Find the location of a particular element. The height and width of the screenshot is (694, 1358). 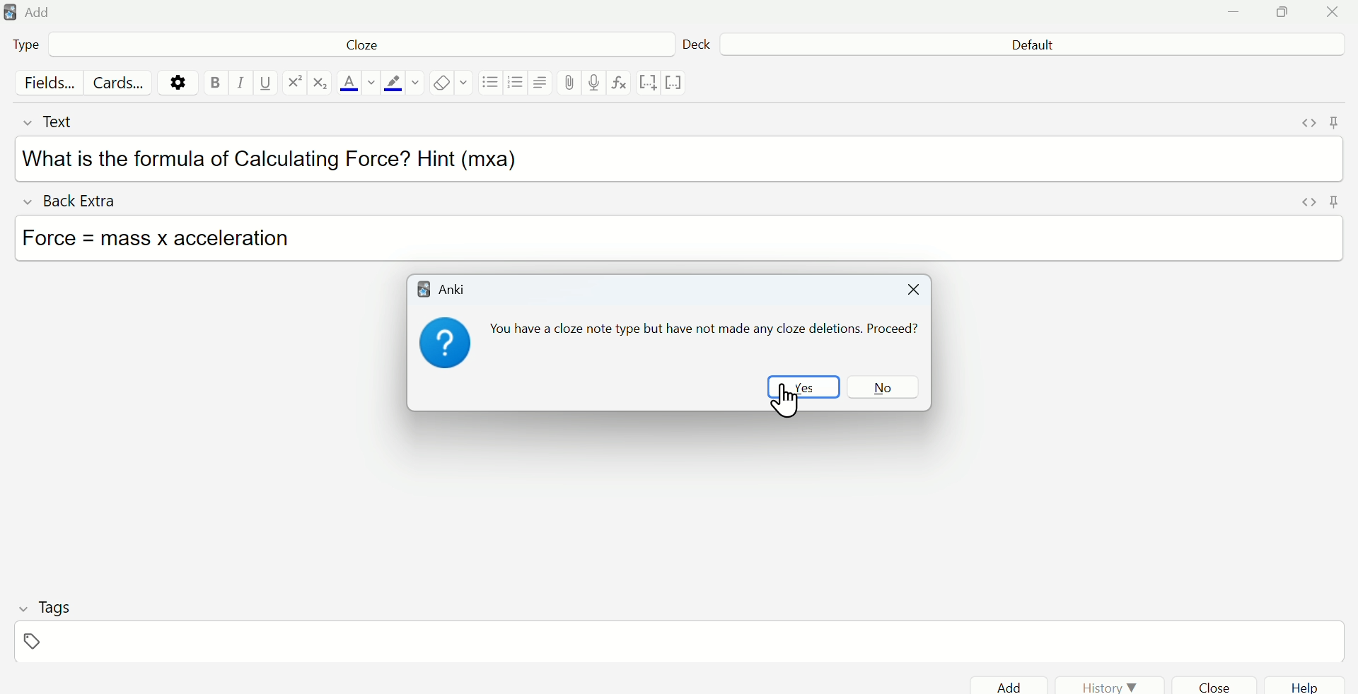

Type is located at coordinates (34, 47).